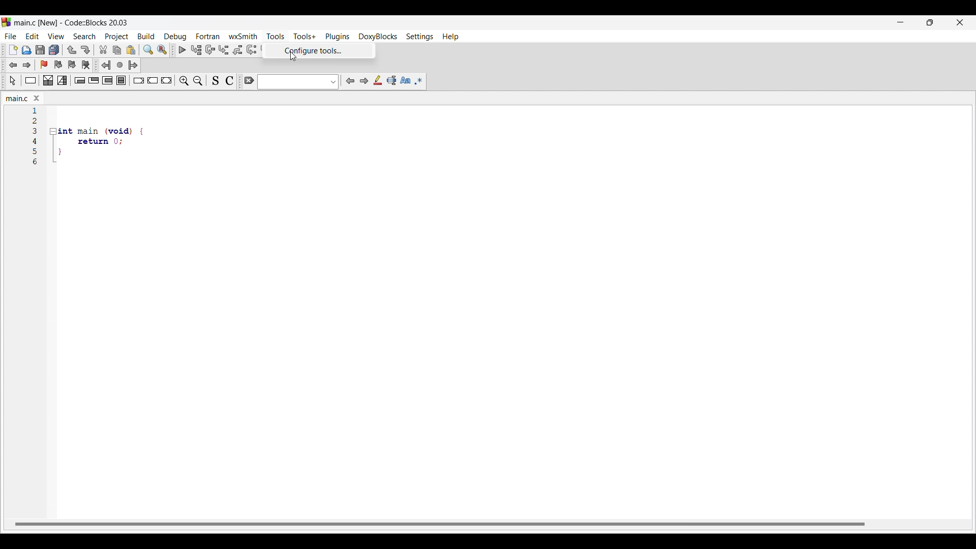 The width and height of the screenshot is (976, 549). What do you see at coordinates (304, 36) in the screenshot?
I see `Tools+ menu` at bounding box center [304, 36].